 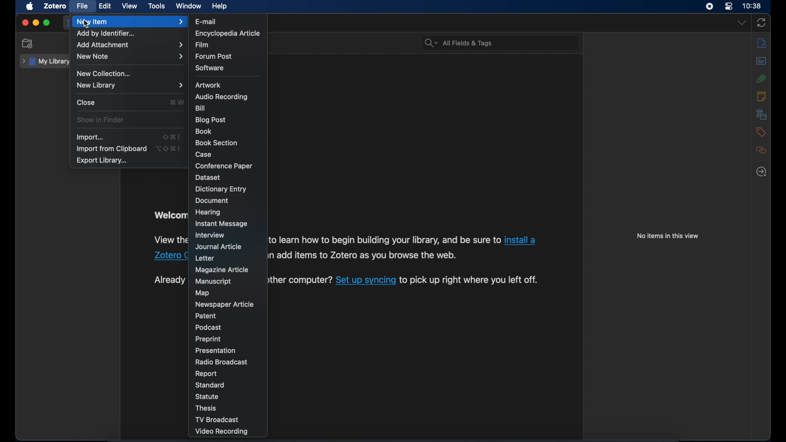 I want to click on shortcut, so click(x=175, y=102).